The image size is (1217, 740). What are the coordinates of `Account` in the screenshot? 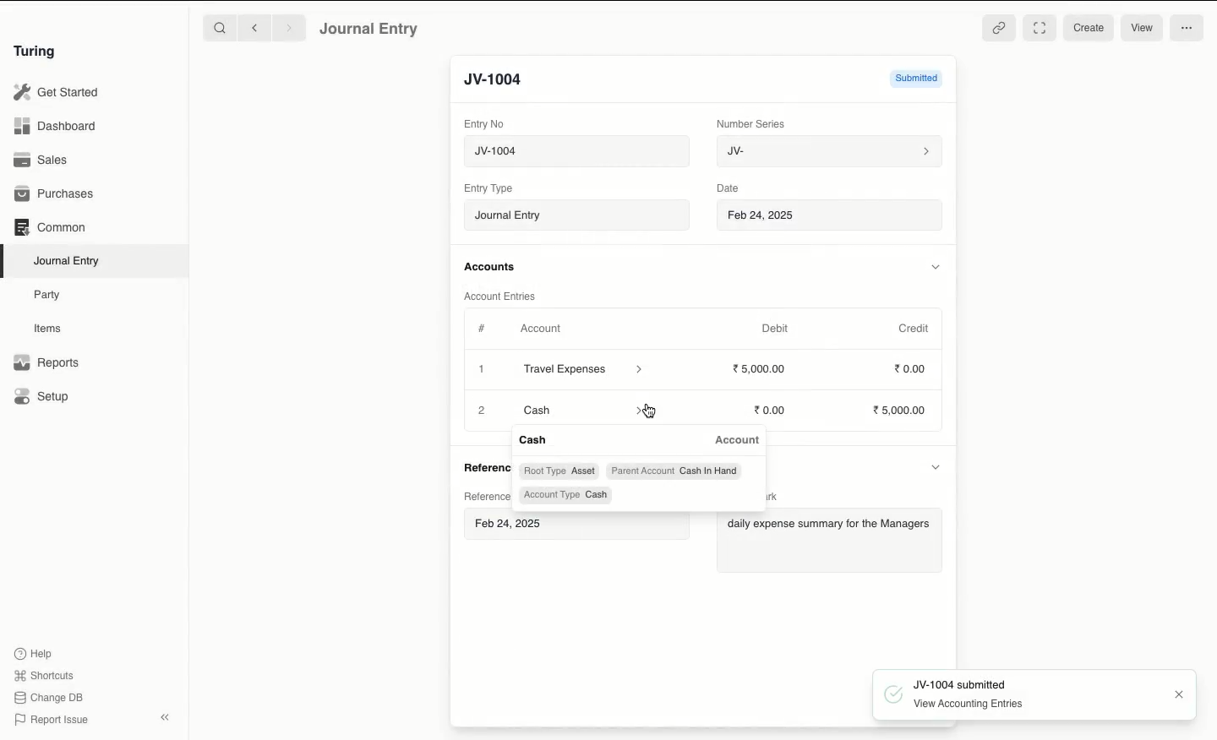 It's located at (542, 329).